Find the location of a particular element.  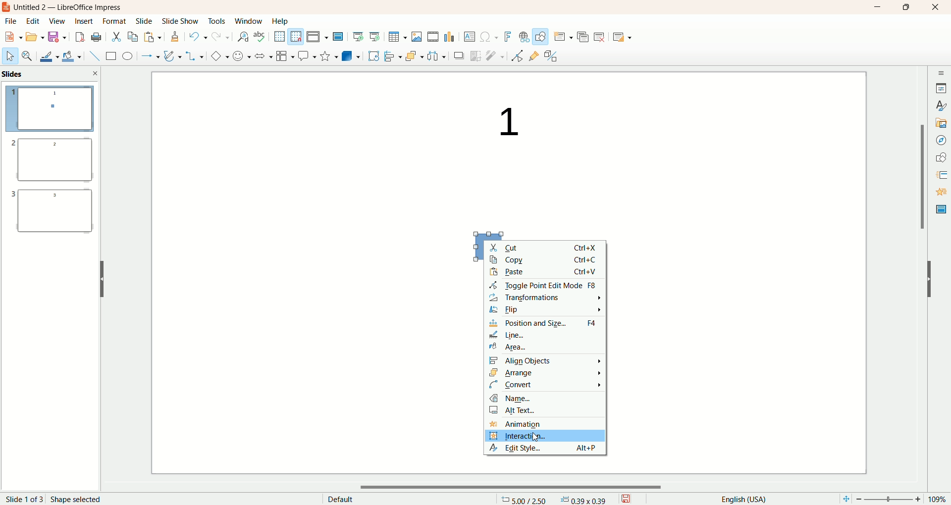

anchor point is located at coordinates (588, 499).